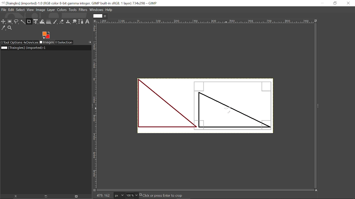  Describe the element at coordinates (136, 195) in the screenshot. I see `Zoom options` at that location.